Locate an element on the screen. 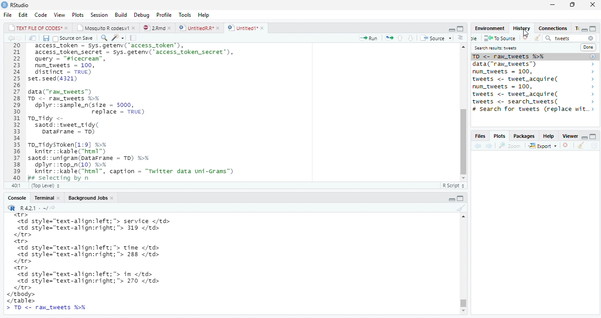  Help is located at coordinates (204, 15).